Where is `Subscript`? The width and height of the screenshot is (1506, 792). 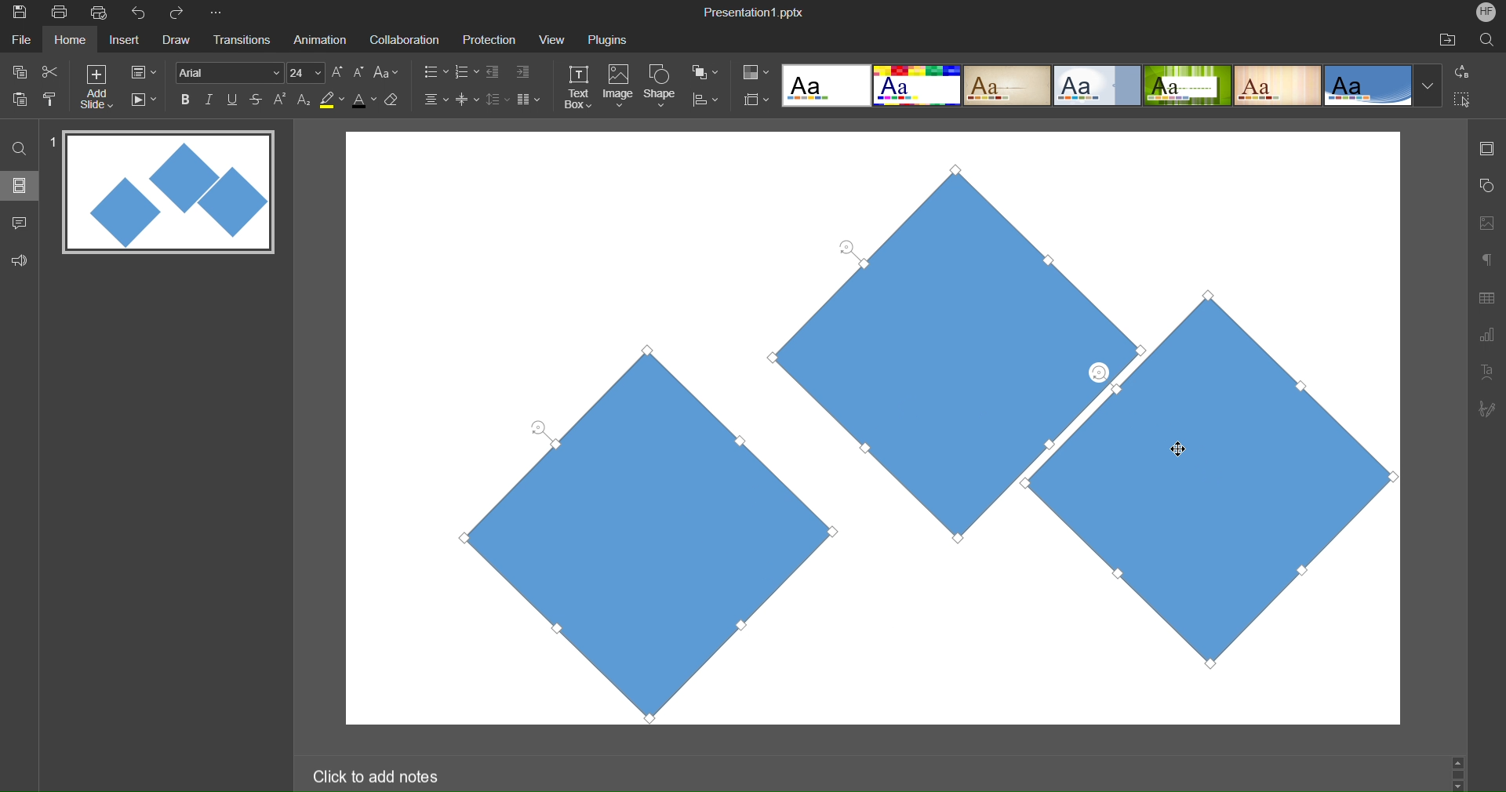 Subscript is located at coordinates (305, 99).